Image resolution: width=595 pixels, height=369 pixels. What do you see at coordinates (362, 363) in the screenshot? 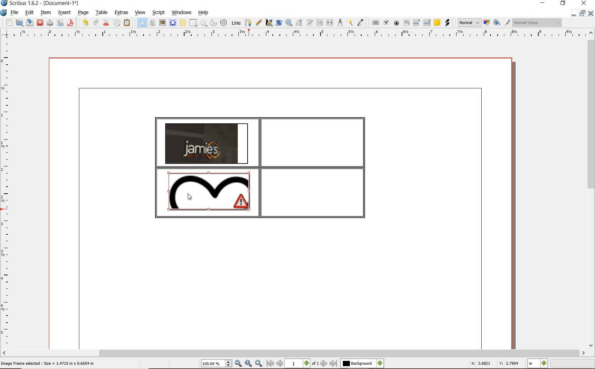
I see `select the current layer` at bounding box center [362, 363].